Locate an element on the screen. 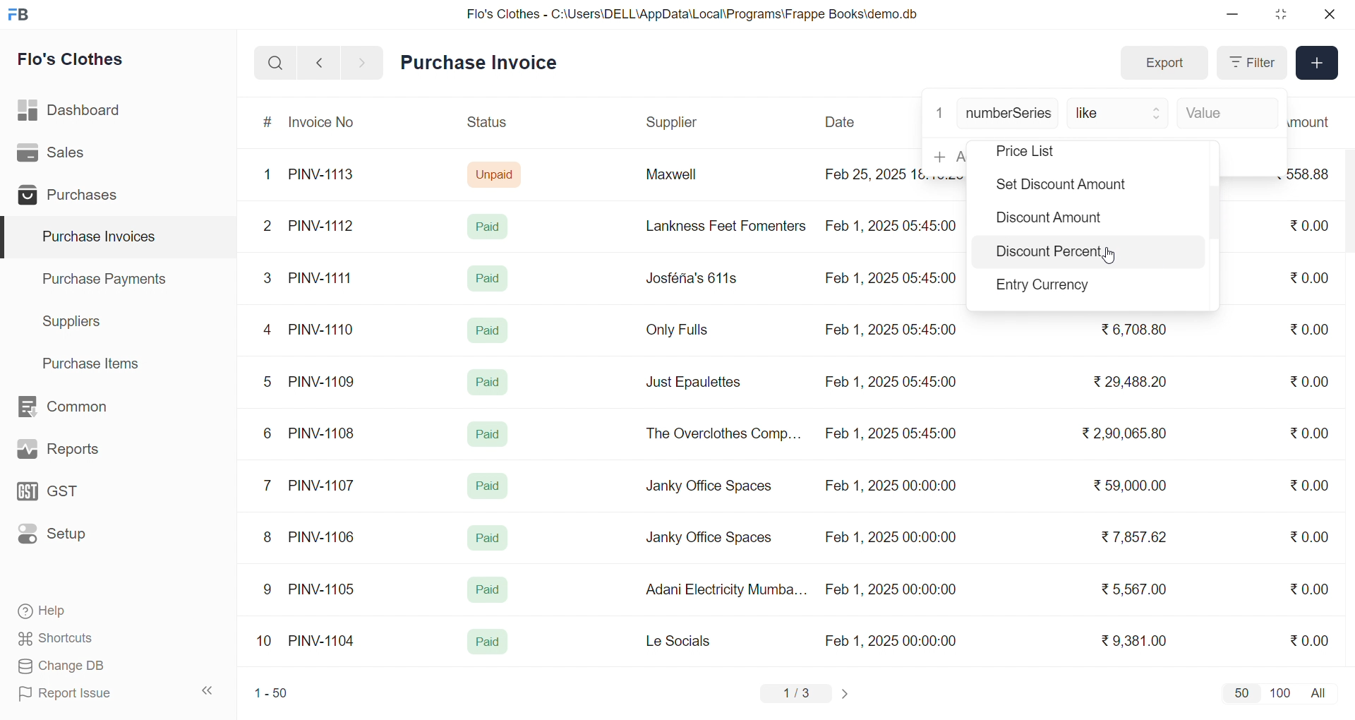 The width and height of the screenshot is (1355, 720). Feb 1, 2025 05:45:00 is located at coordinates (894, 224).